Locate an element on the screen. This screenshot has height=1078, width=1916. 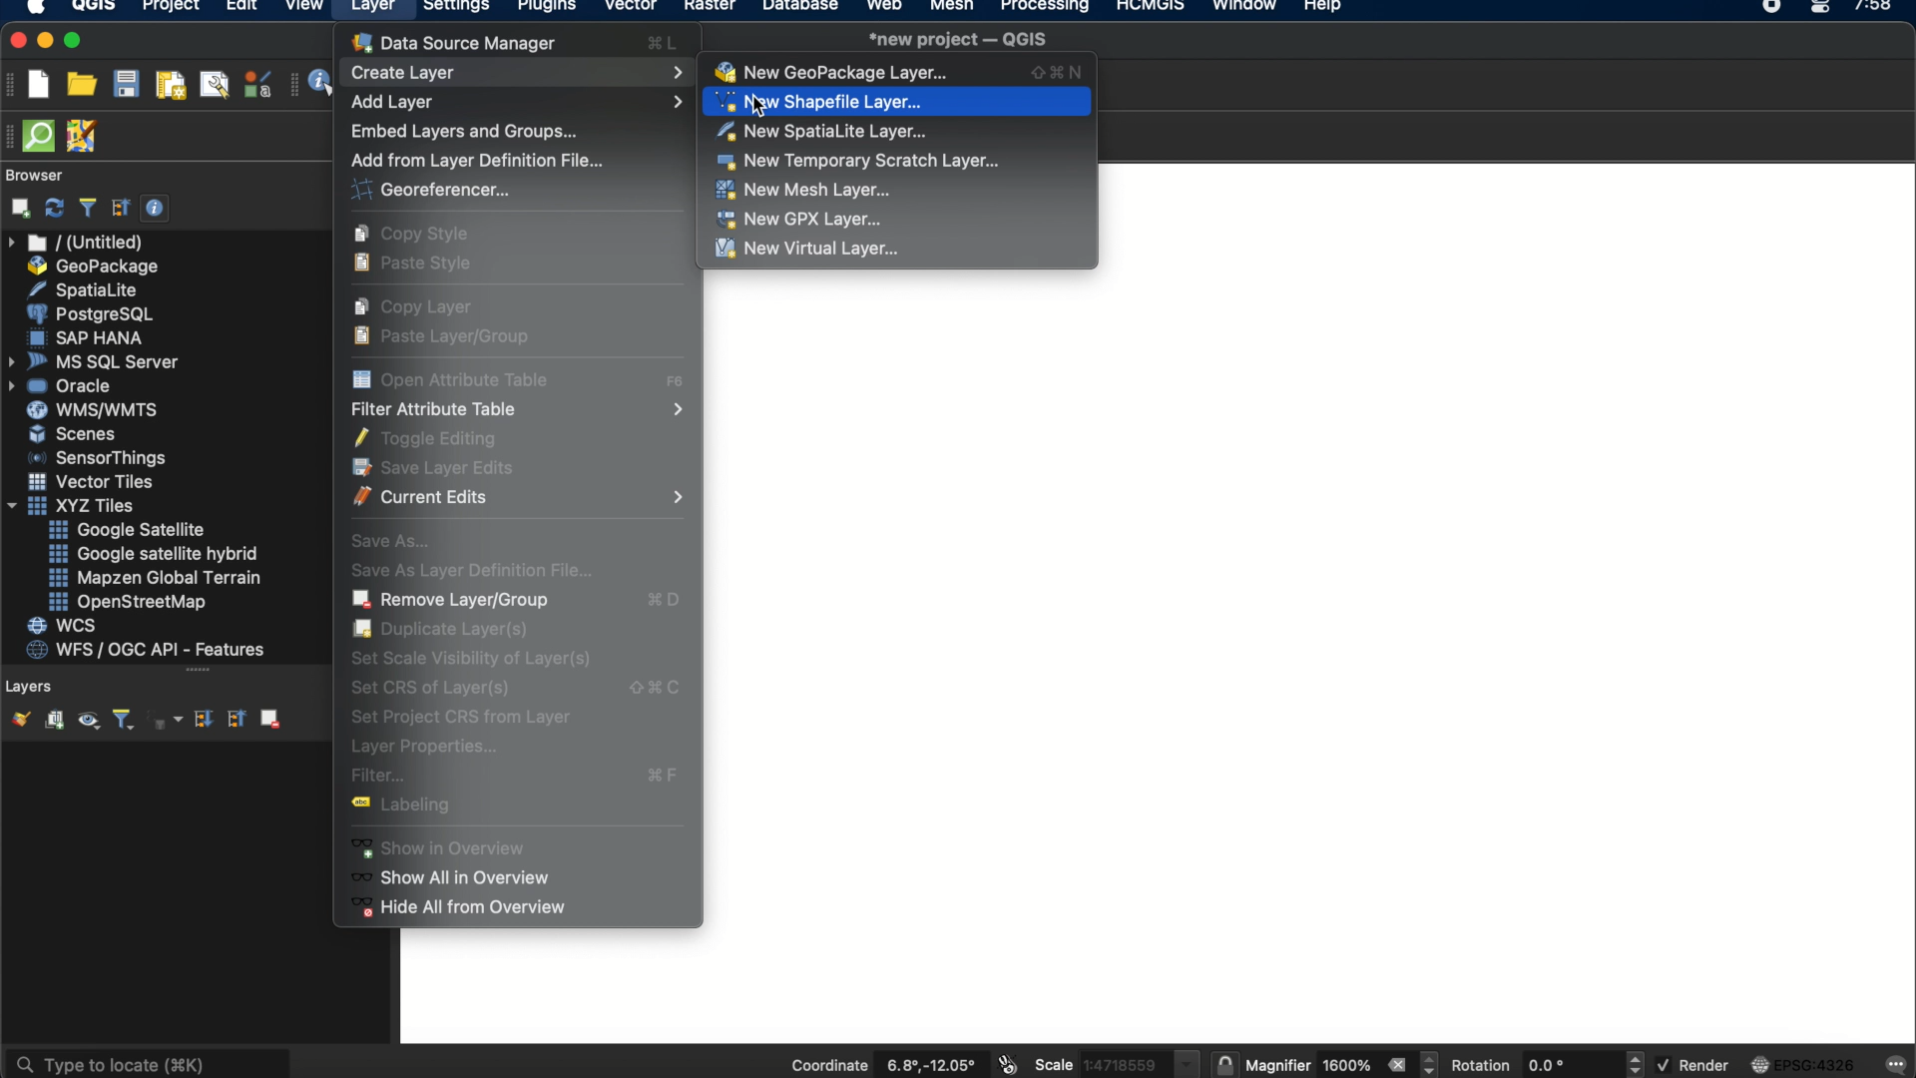
view is located at coordinates (304, 8).